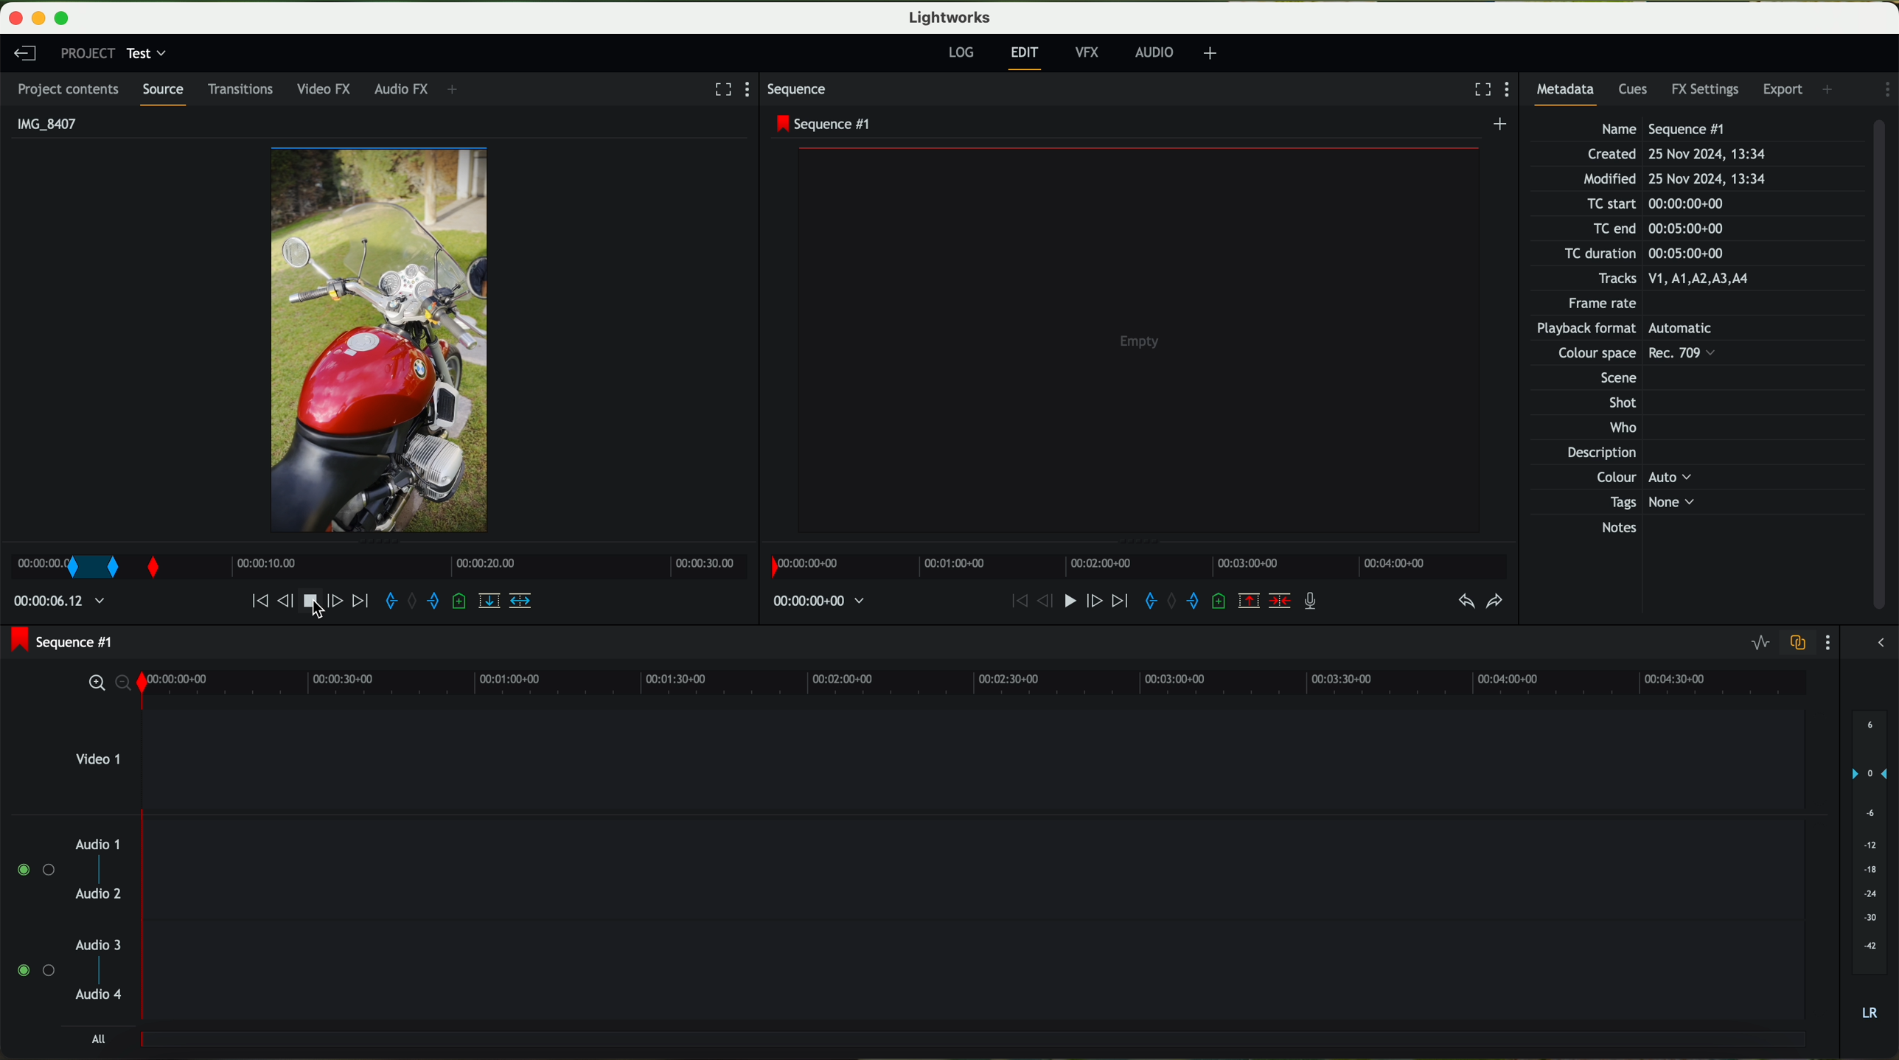 Image resolution: width=1899 pixels, height=1060 pixels. I want to click on project: test, so click(113, 54).